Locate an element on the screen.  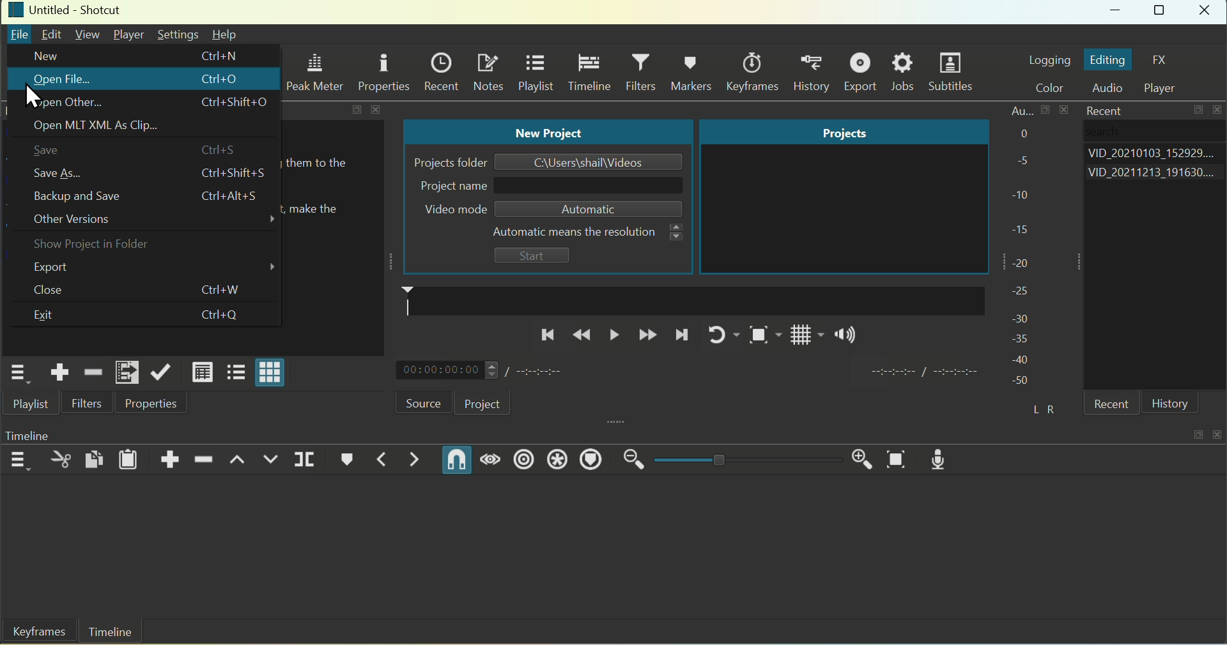
Zoom in is located at coordinates (858, 457).